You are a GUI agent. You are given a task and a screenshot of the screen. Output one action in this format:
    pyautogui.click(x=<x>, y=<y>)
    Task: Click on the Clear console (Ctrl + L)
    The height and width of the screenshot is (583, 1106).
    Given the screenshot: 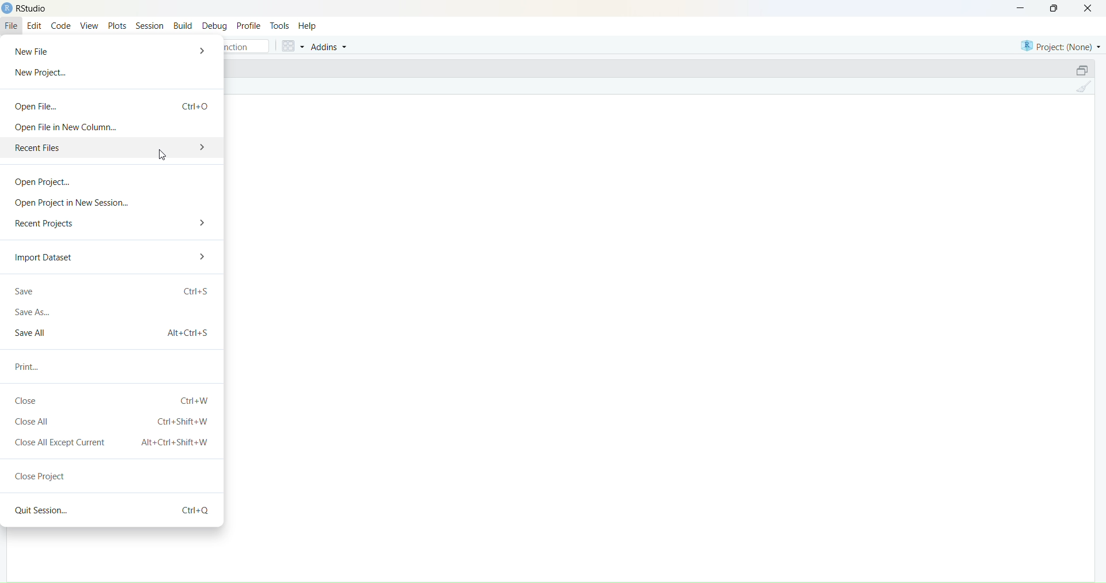 What is the action you would take?
    pyautogui.click(x=1084, y=89)
    